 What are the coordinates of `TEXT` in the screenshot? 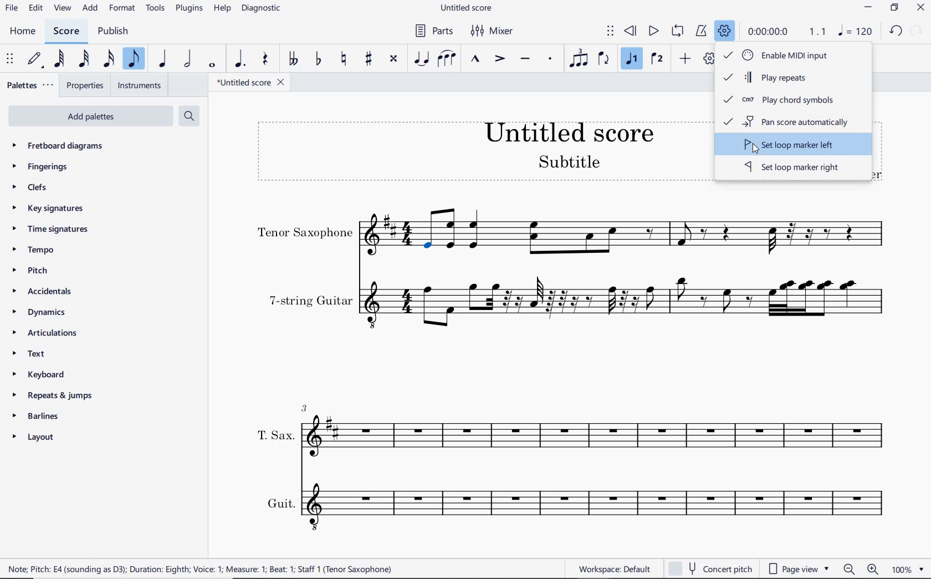 It's located at (26, 353).